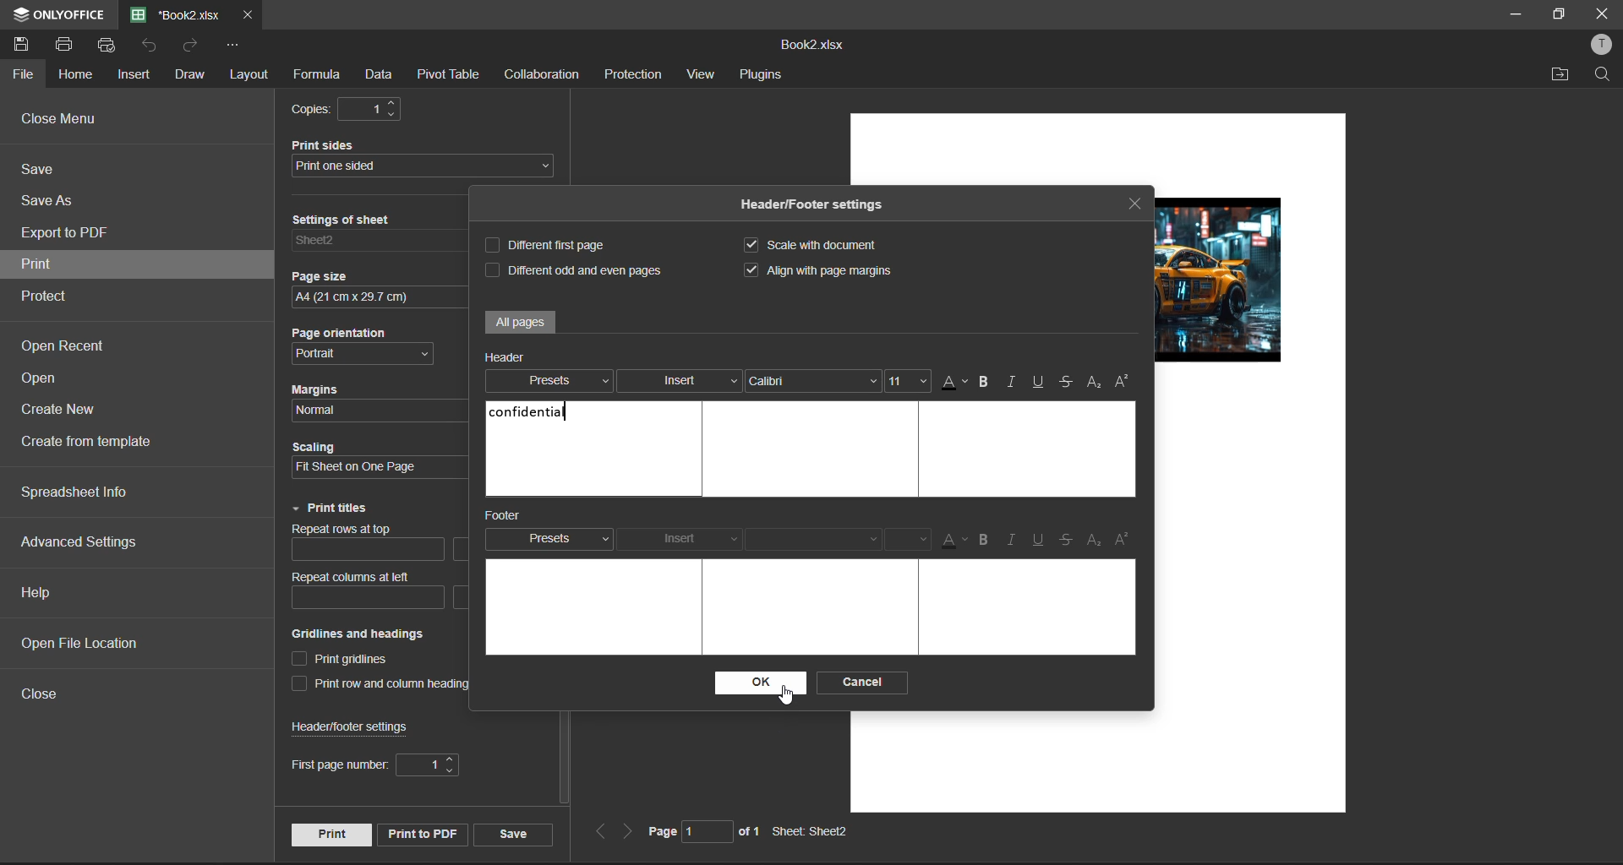 The height and width of the screenshot is (865, 1623). What do you see at coordinates (1066, 381) in the screenshot?
I see `strikethrough` at bounding box center [1066, 381].